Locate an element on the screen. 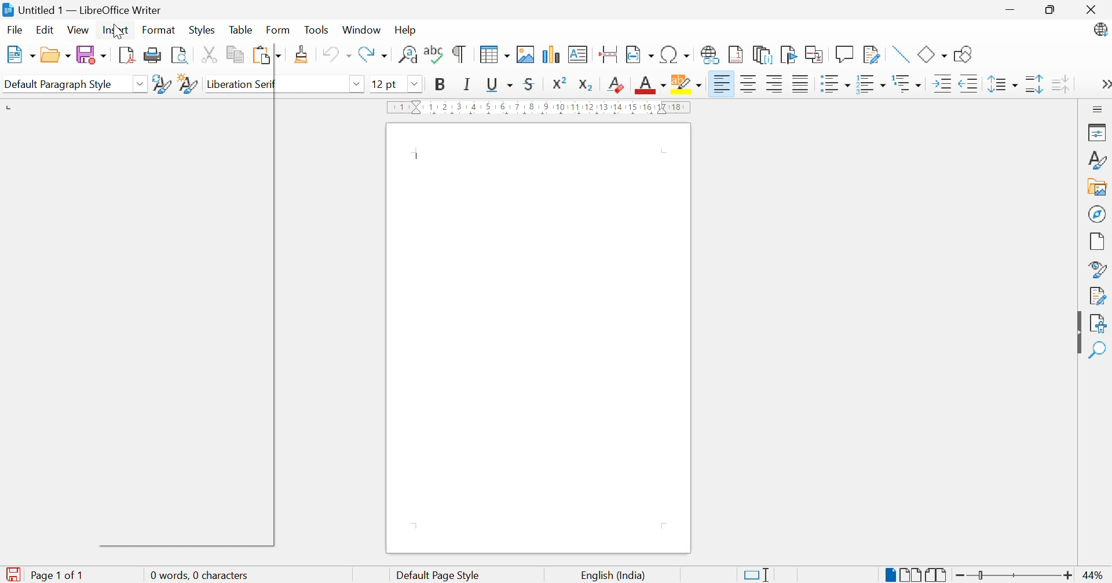 This screenshot has width=1112, height=583. Multiple-page view is located at coordinates (913, 575).